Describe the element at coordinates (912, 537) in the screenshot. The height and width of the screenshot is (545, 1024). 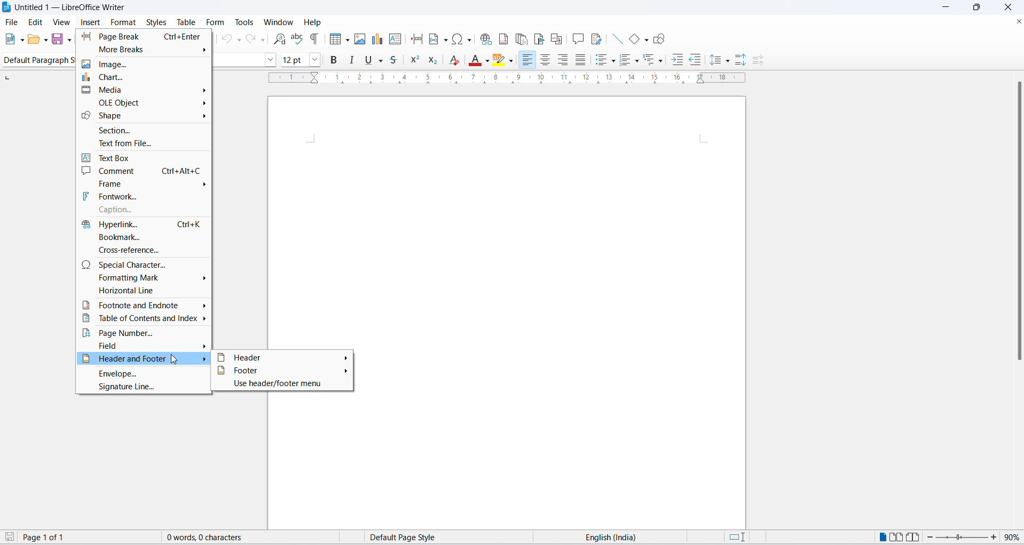
I see `book view` at that location.